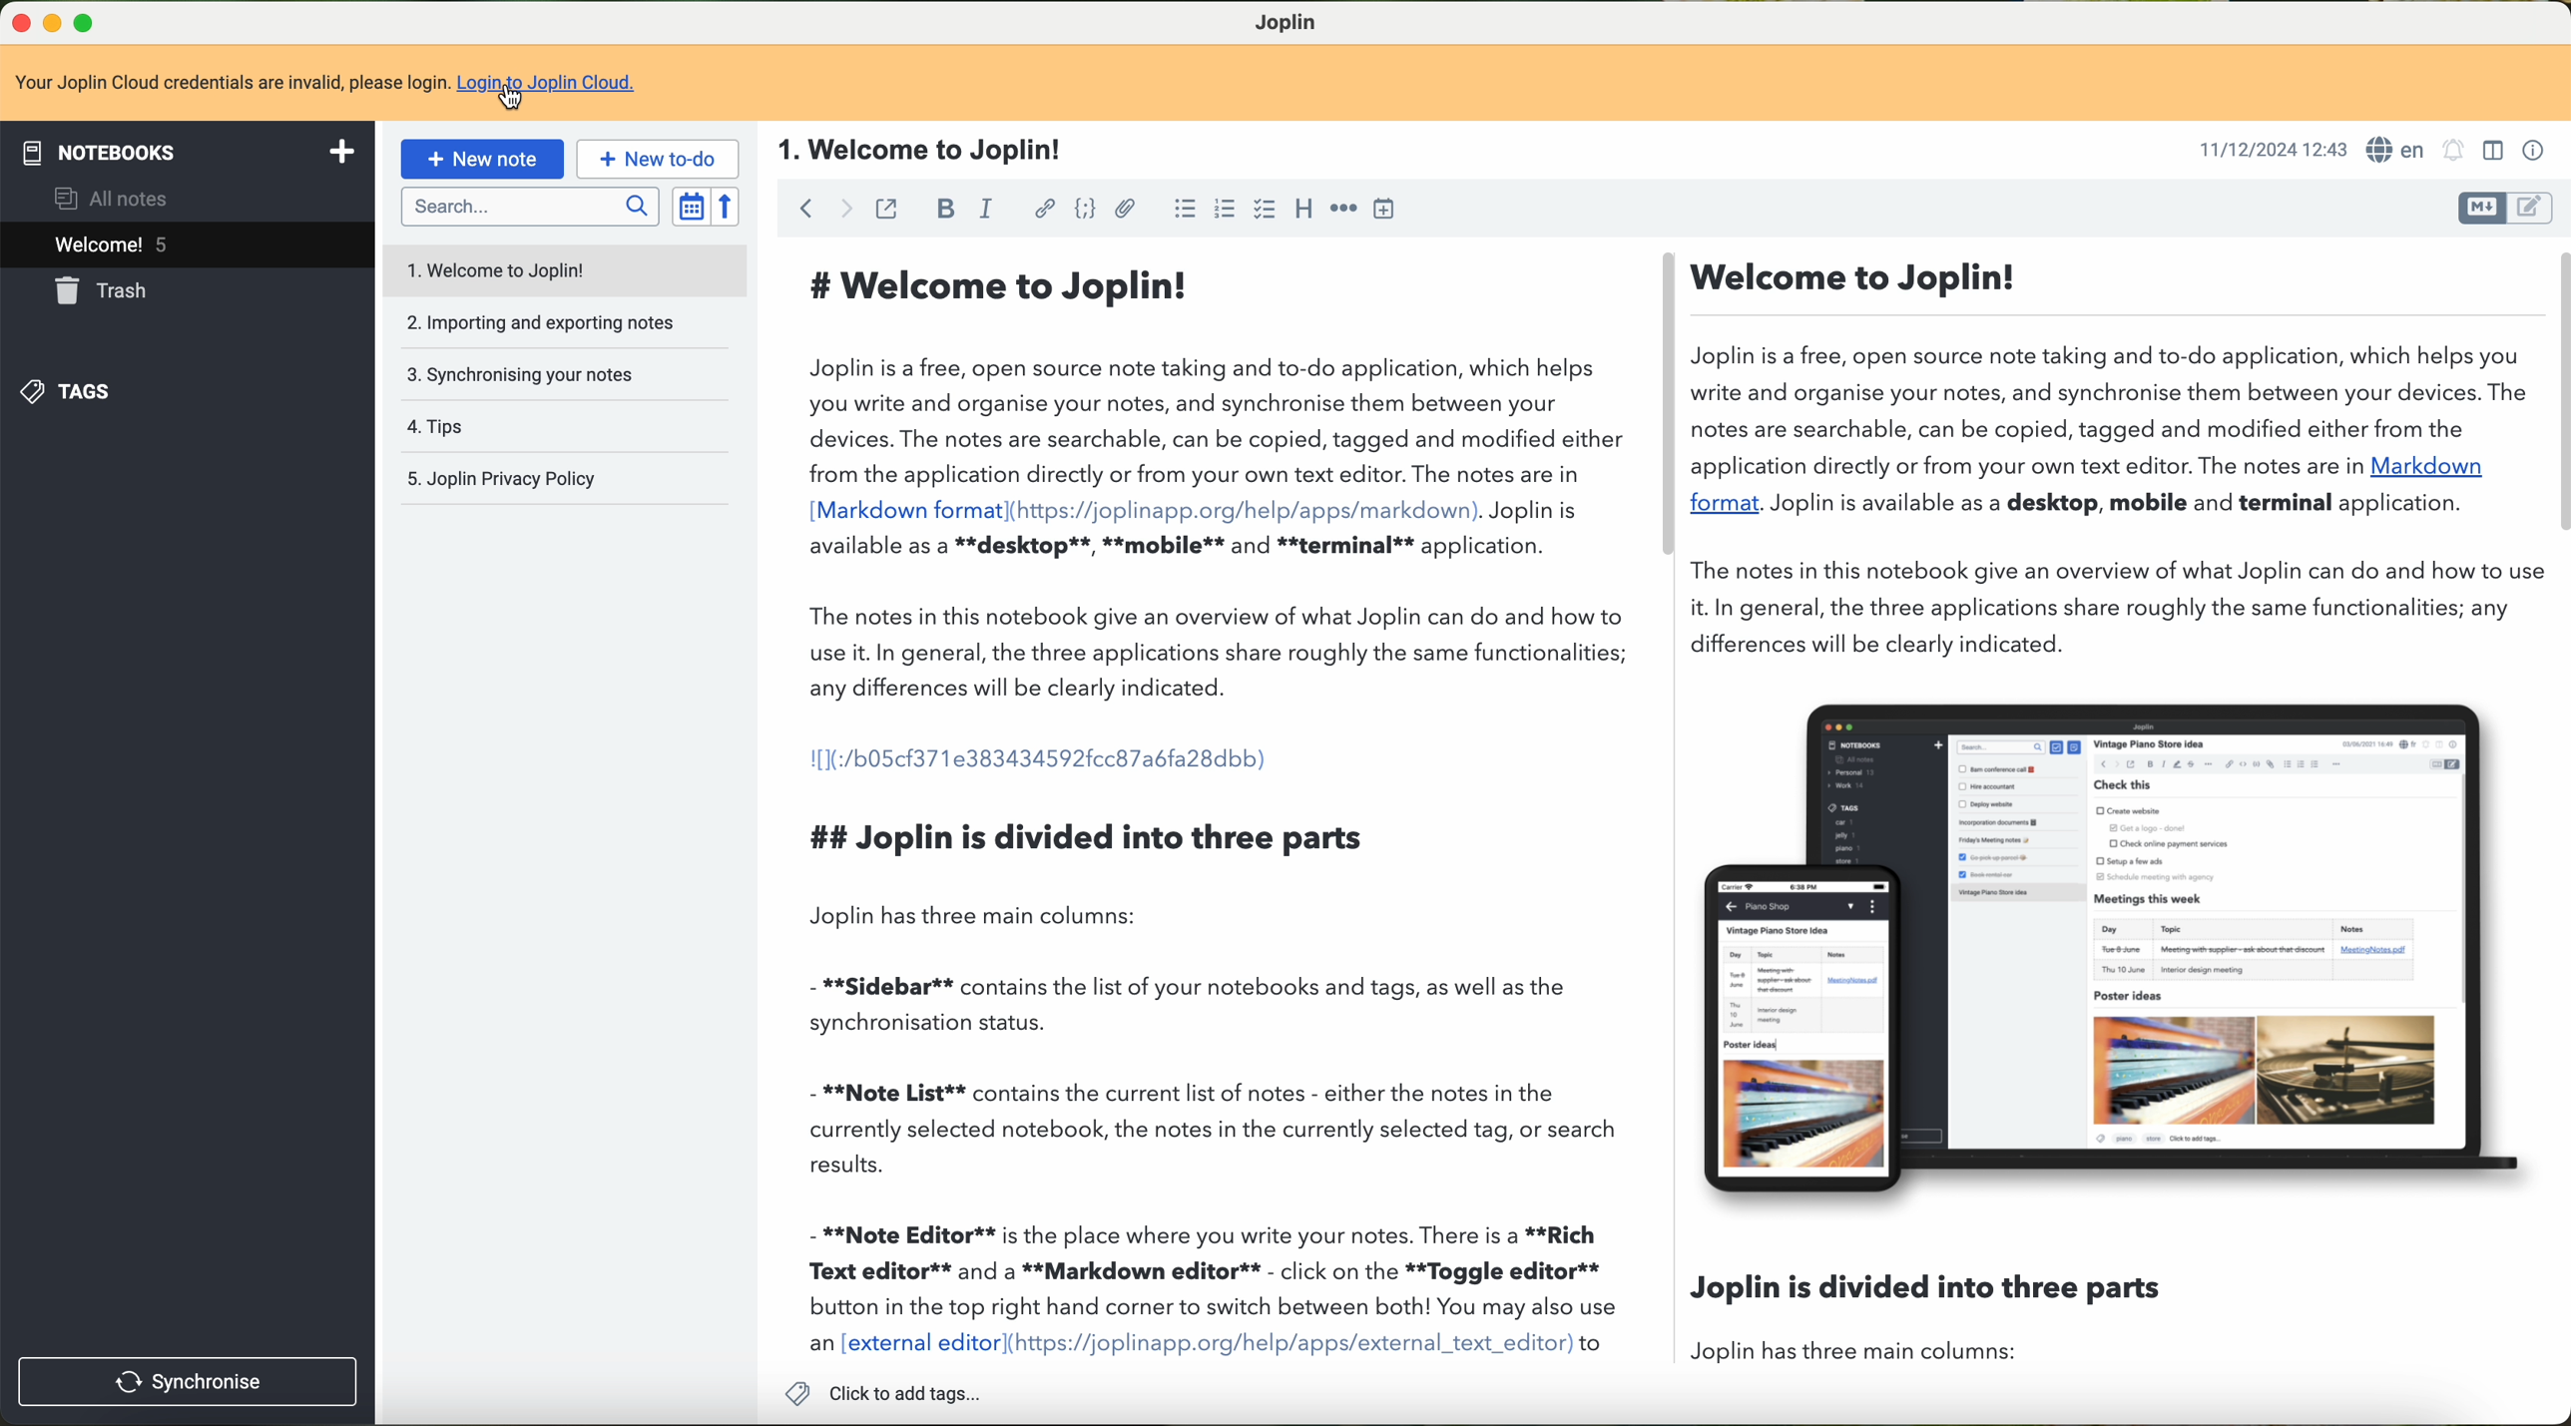  Describe the element at coordinates (690, 208) in the screenshot. I see `toggle sort order field` at that location.